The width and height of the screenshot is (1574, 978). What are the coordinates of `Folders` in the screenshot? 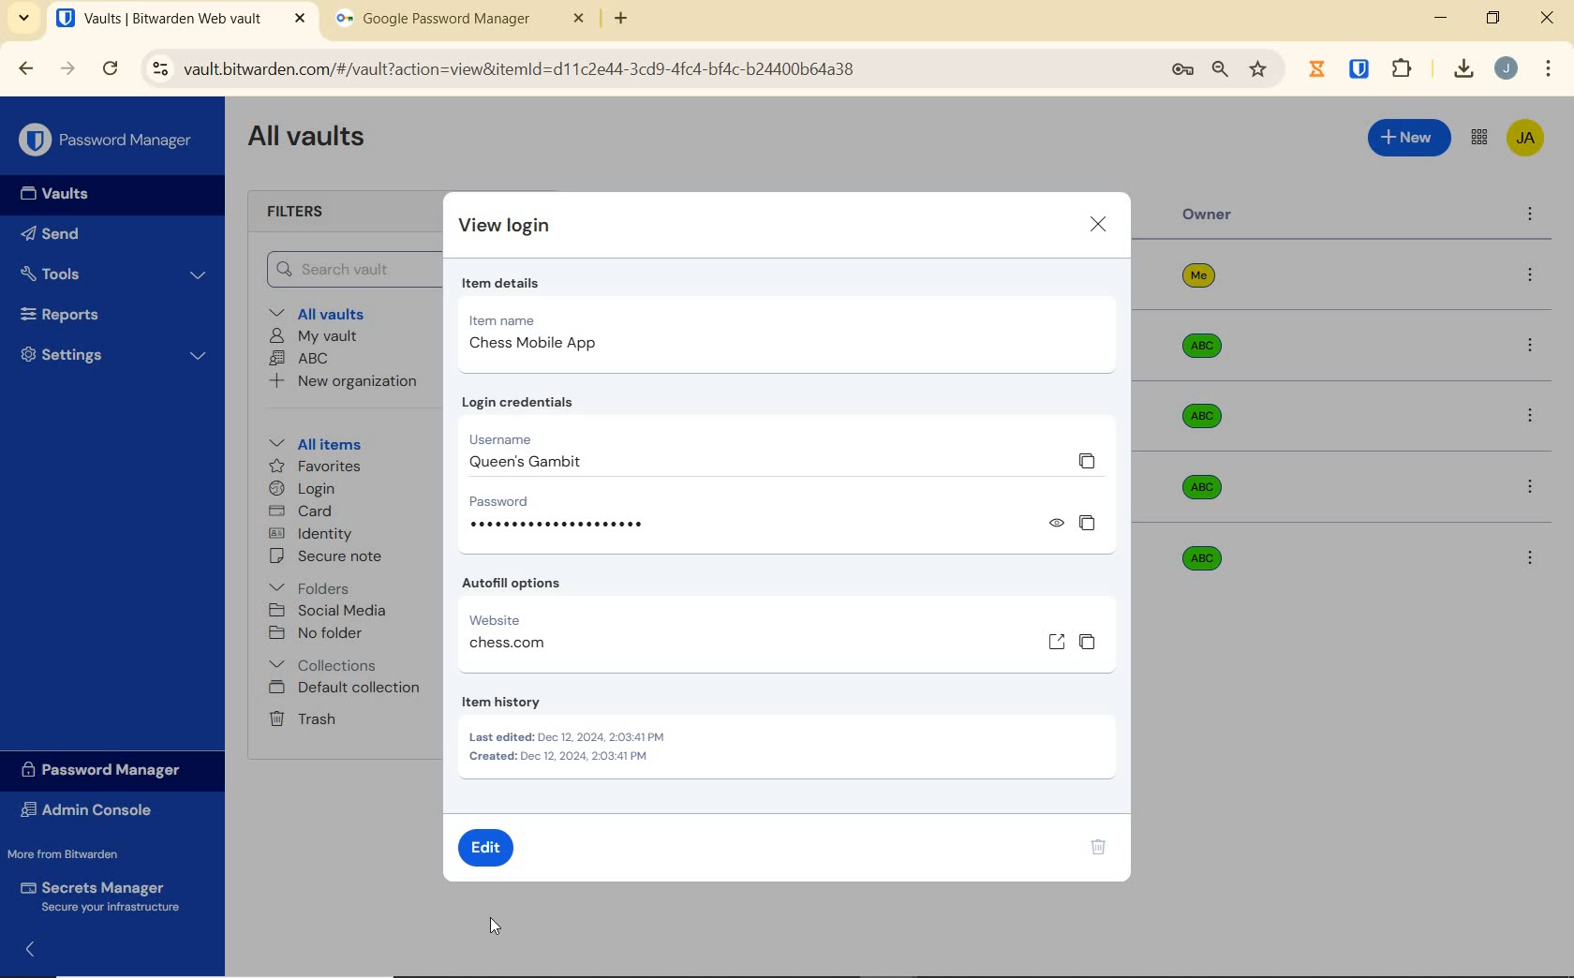 It's located at (313, 585).